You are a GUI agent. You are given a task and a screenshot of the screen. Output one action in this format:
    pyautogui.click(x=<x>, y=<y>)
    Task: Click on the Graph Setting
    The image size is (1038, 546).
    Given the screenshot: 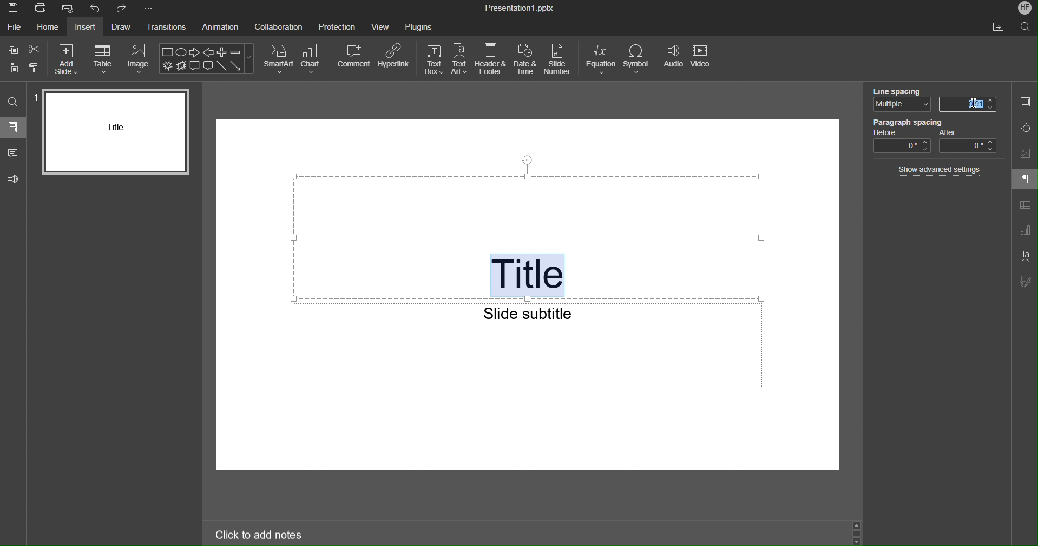 What is the action you would take?
    pyautogui.click(x=1025, y=231)
    